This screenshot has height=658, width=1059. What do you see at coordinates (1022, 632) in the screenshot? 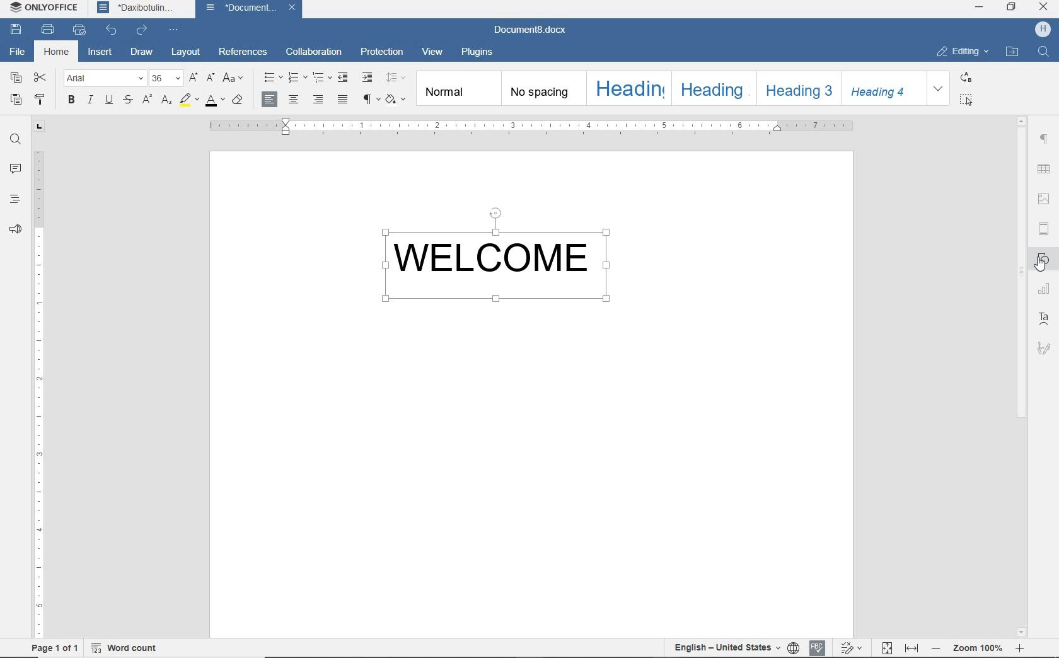
I see `Scroll down` at bounding box center [1022, 632].